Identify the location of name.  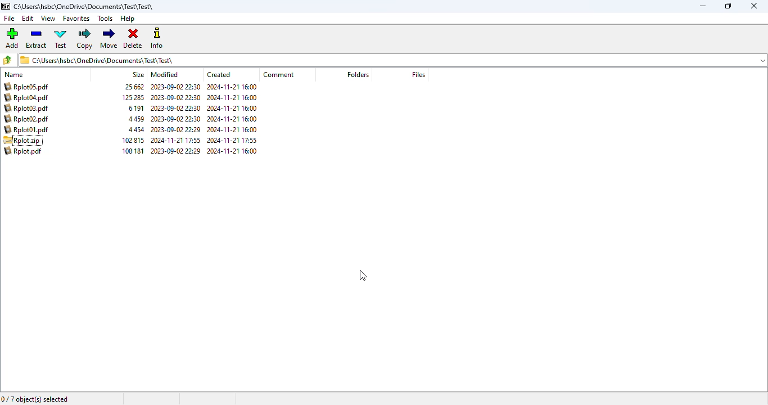
(13, 75).